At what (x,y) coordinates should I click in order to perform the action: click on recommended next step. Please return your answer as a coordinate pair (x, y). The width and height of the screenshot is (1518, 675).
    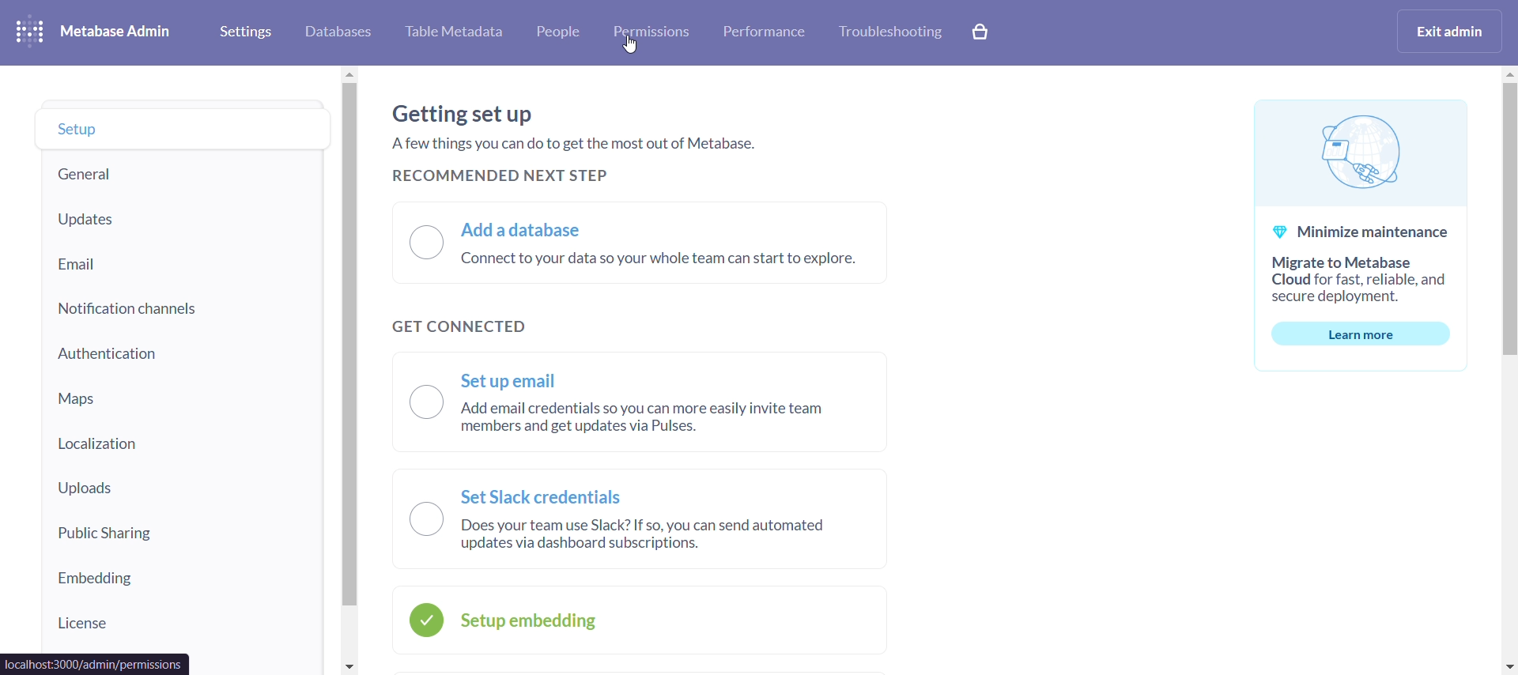
    Looking at the image, I should click on (504, 175).